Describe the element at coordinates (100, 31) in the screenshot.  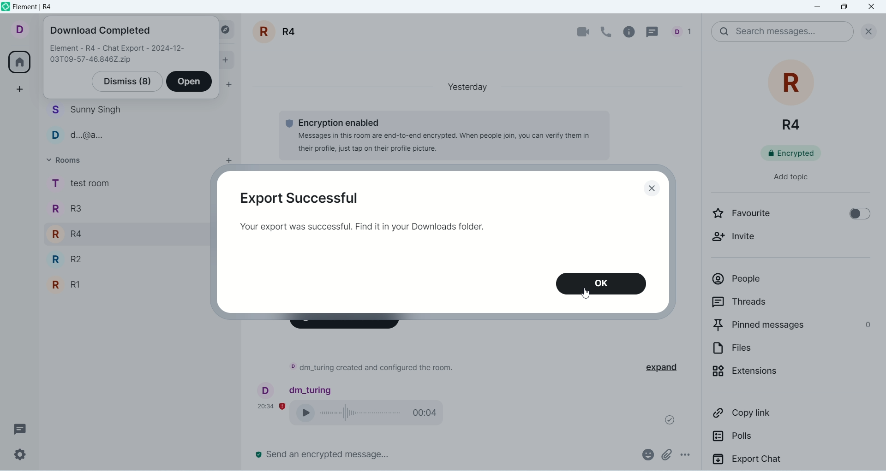
I see `download completed` at that location.